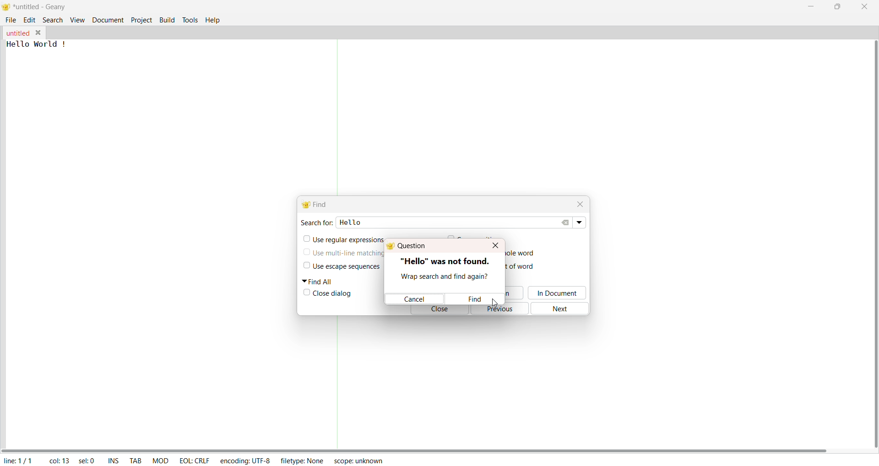 The height and width of the screenshot is (466, 879). I want to click on Title, so click(42, 8).